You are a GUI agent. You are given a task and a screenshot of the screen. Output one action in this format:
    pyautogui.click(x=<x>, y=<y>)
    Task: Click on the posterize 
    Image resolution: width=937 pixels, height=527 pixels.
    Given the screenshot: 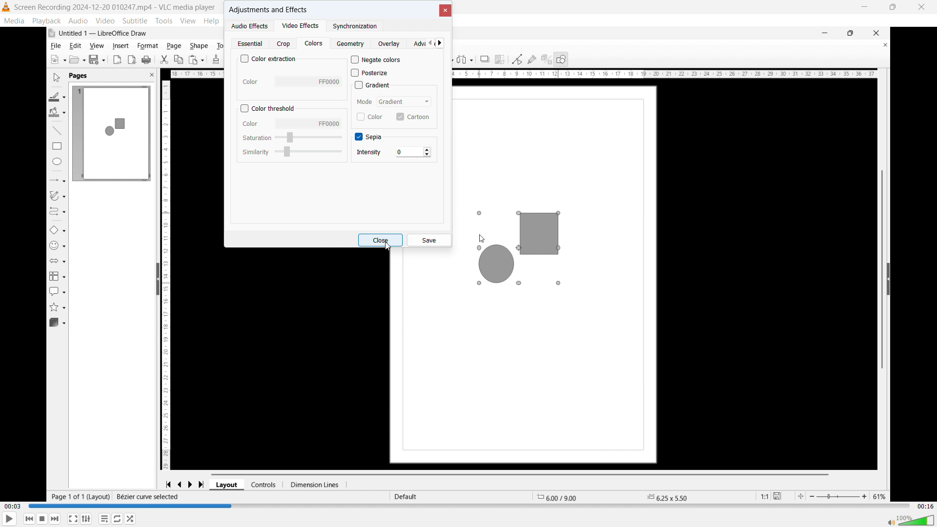 What is the action you would take?
    pyautogui.click(x=370, y=73)
    